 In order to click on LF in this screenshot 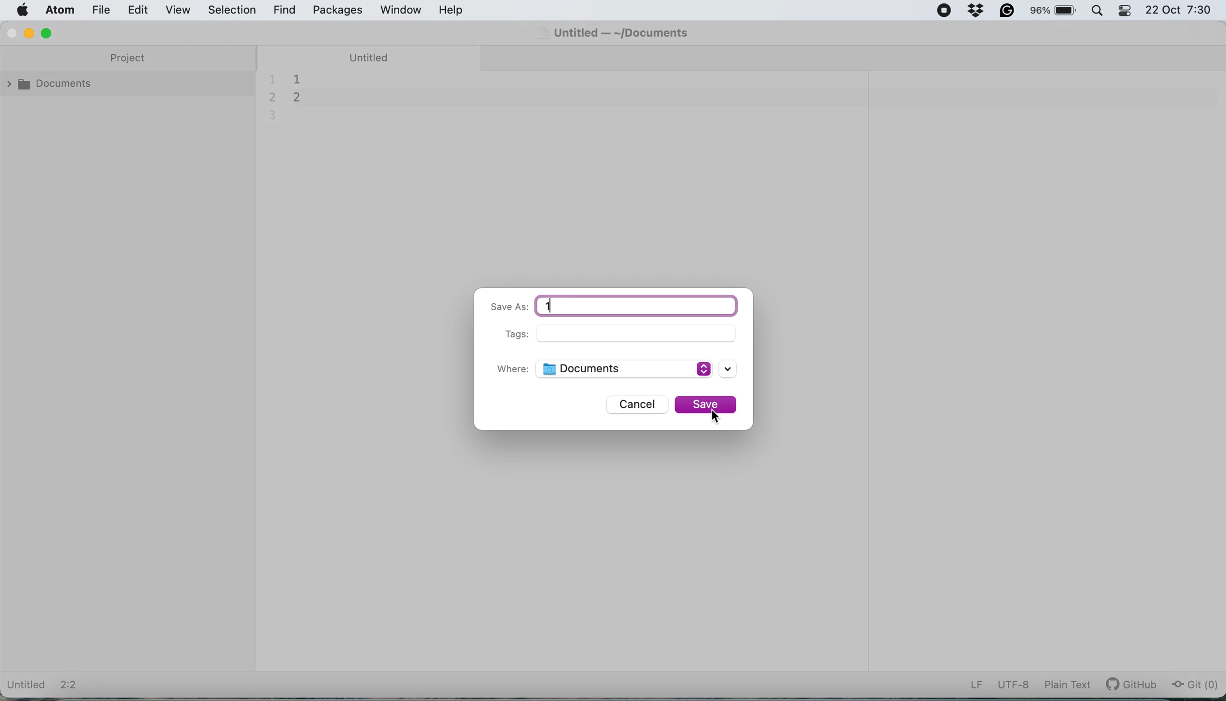, I will do `click(977, 685)`.